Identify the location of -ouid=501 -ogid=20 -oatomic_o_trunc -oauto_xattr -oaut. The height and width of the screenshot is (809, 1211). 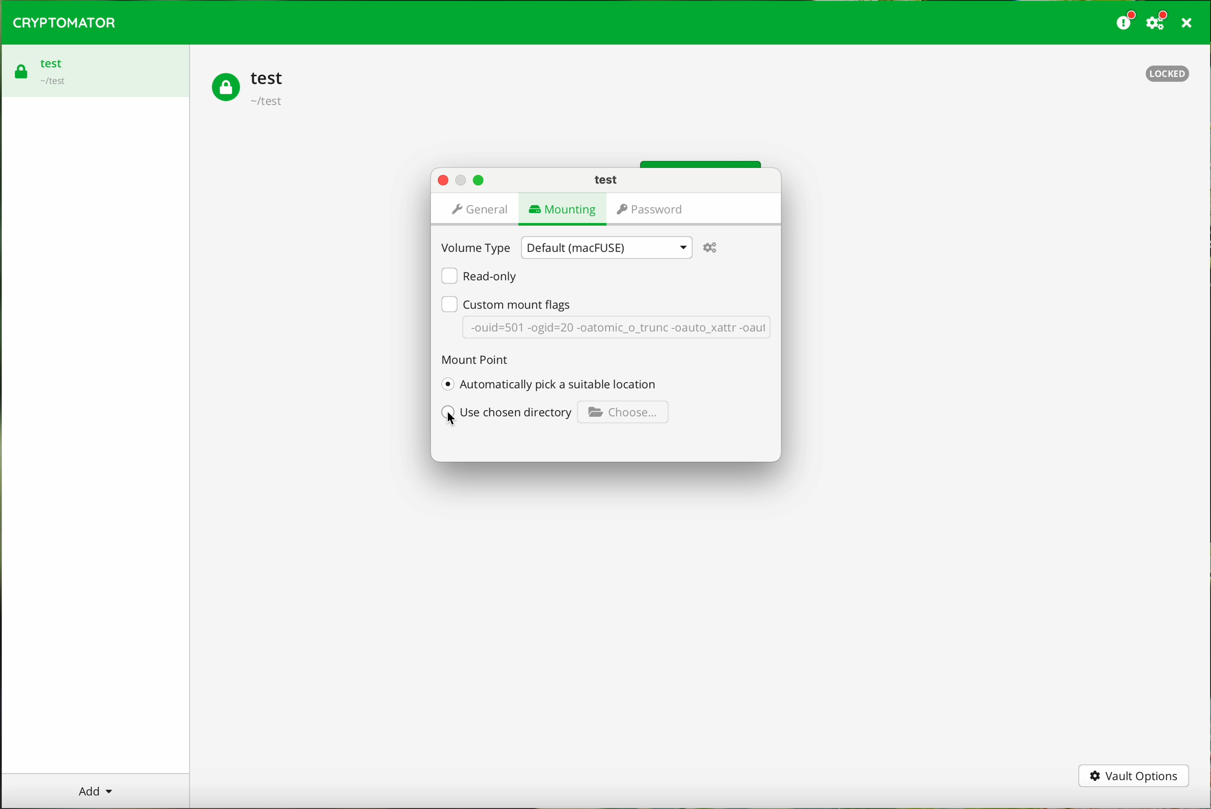
(617, 330).